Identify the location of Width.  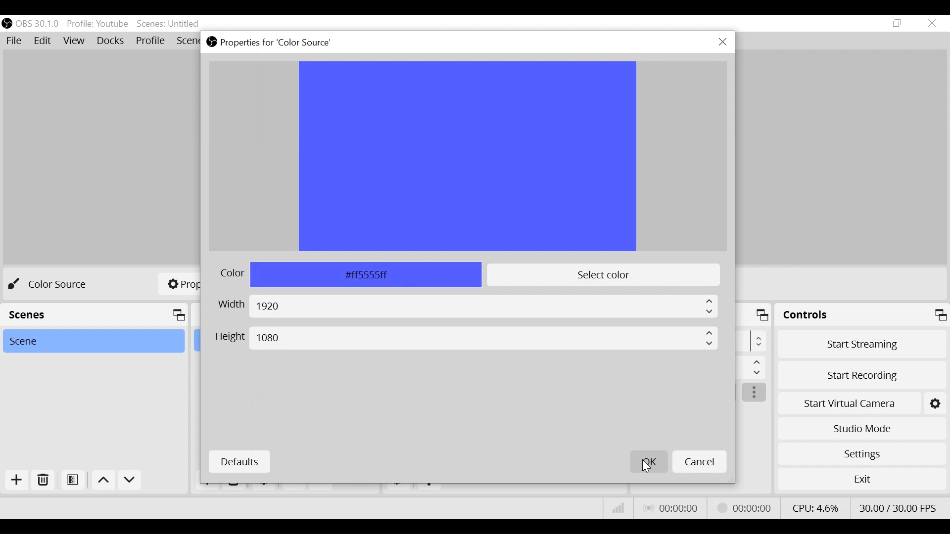
(466, 307).